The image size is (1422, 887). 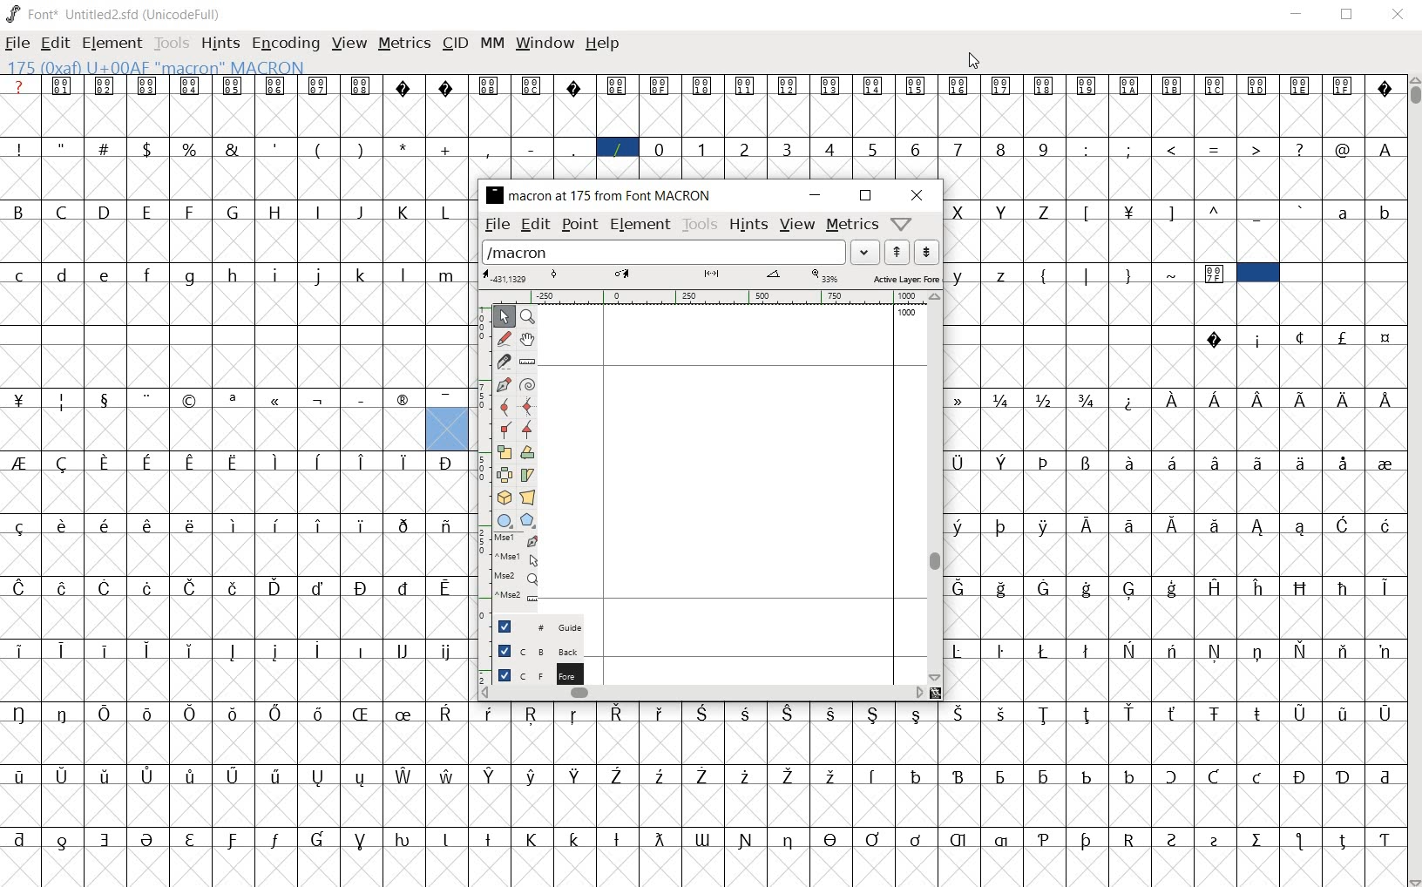 I want to click on Symbol, so click(x=877, y=86).